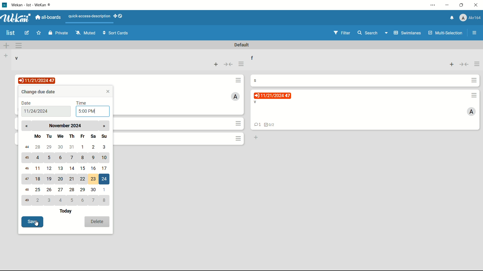 The width and height of the screenshot is (483, 271). What do you see at coordinates (72, 158) in the screenshot?
I see `7` at bounding box center [72, 158].